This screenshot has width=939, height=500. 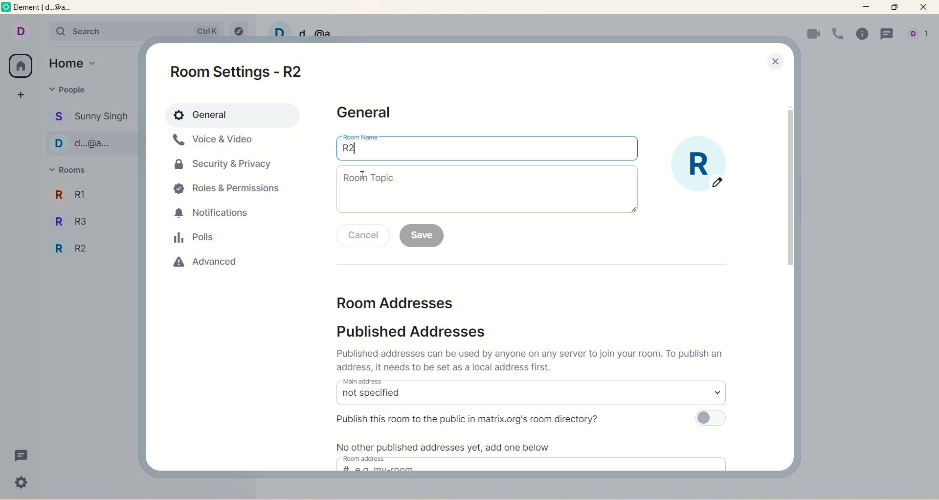 I want to click on cancel, so click(x=363, y=235).